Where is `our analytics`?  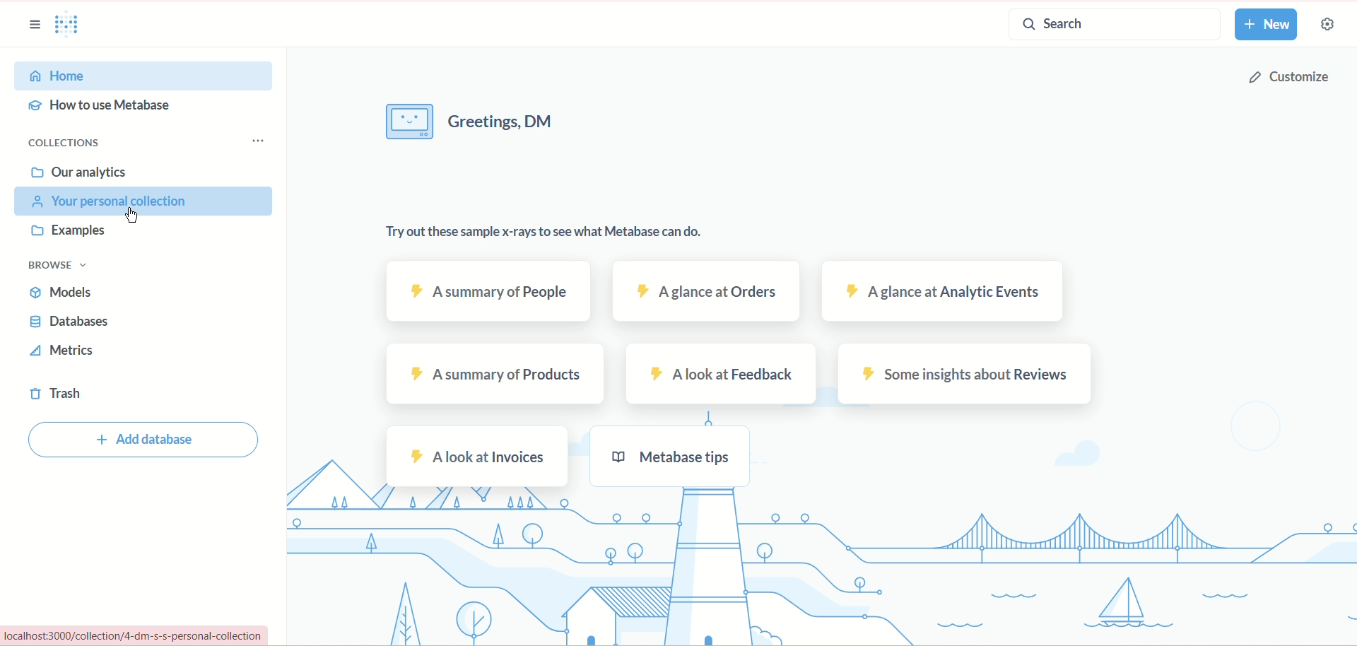
our analytics is located at coordinates (83, 171).